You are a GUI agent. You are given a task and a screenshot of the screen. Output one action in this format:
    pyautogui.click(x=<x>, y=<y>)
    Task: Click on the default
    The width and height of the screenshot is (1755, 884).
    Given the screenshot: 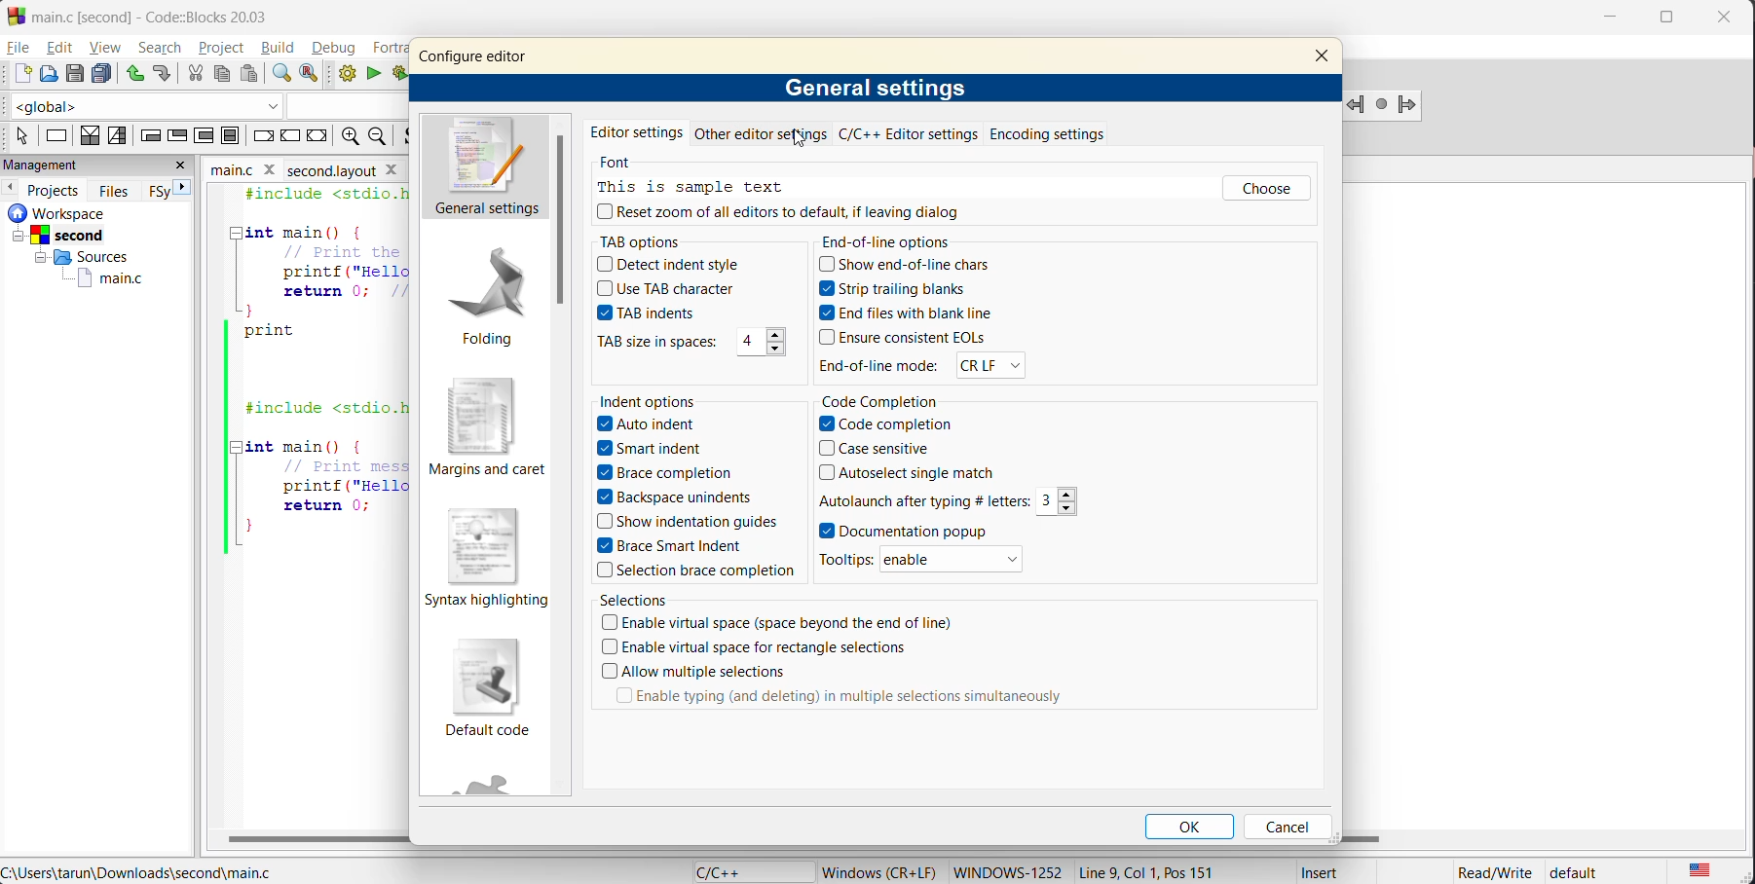 What is the action you would take?
    pyautogui.click(x=1596, y=872)
    